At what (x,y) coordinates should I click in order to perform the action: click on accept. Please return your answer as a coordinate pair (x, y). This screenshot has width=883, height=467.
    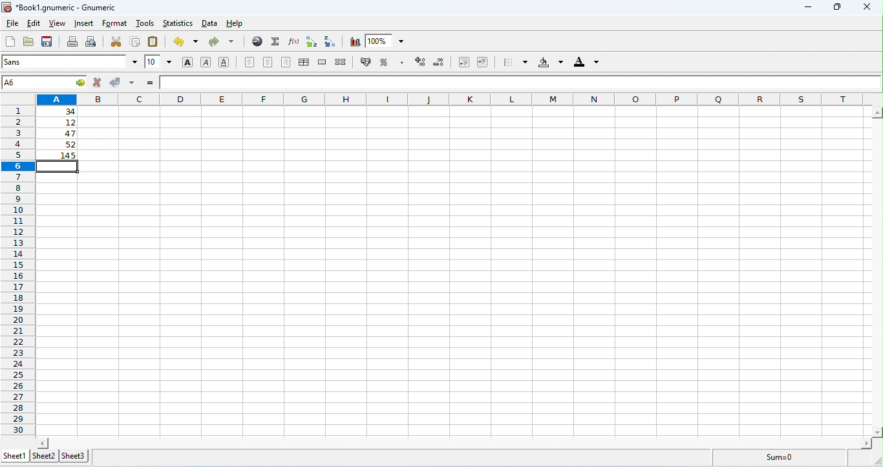
    Looking at the image, I should click on (123, 82).